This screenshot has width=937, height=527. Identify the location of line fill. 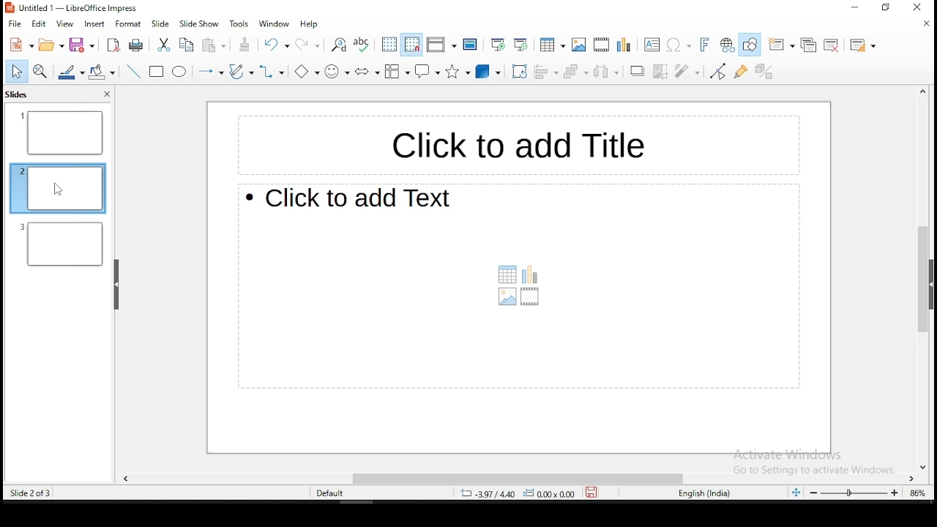
(70, 72).